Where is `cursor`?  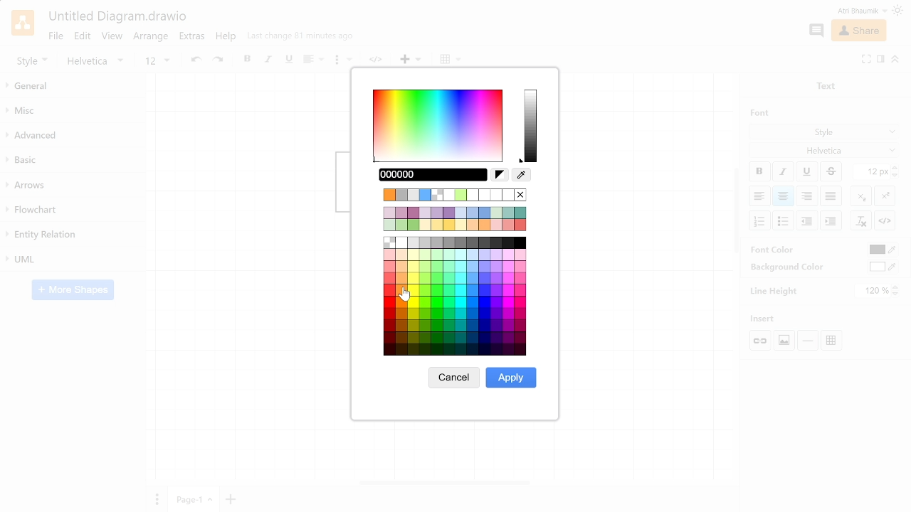
cursor is located at coordinates (403, 298).